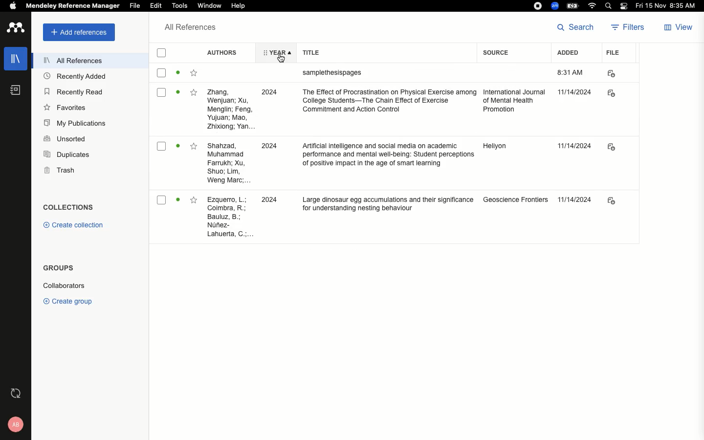  I want to click on Groups, so click(56, 268).